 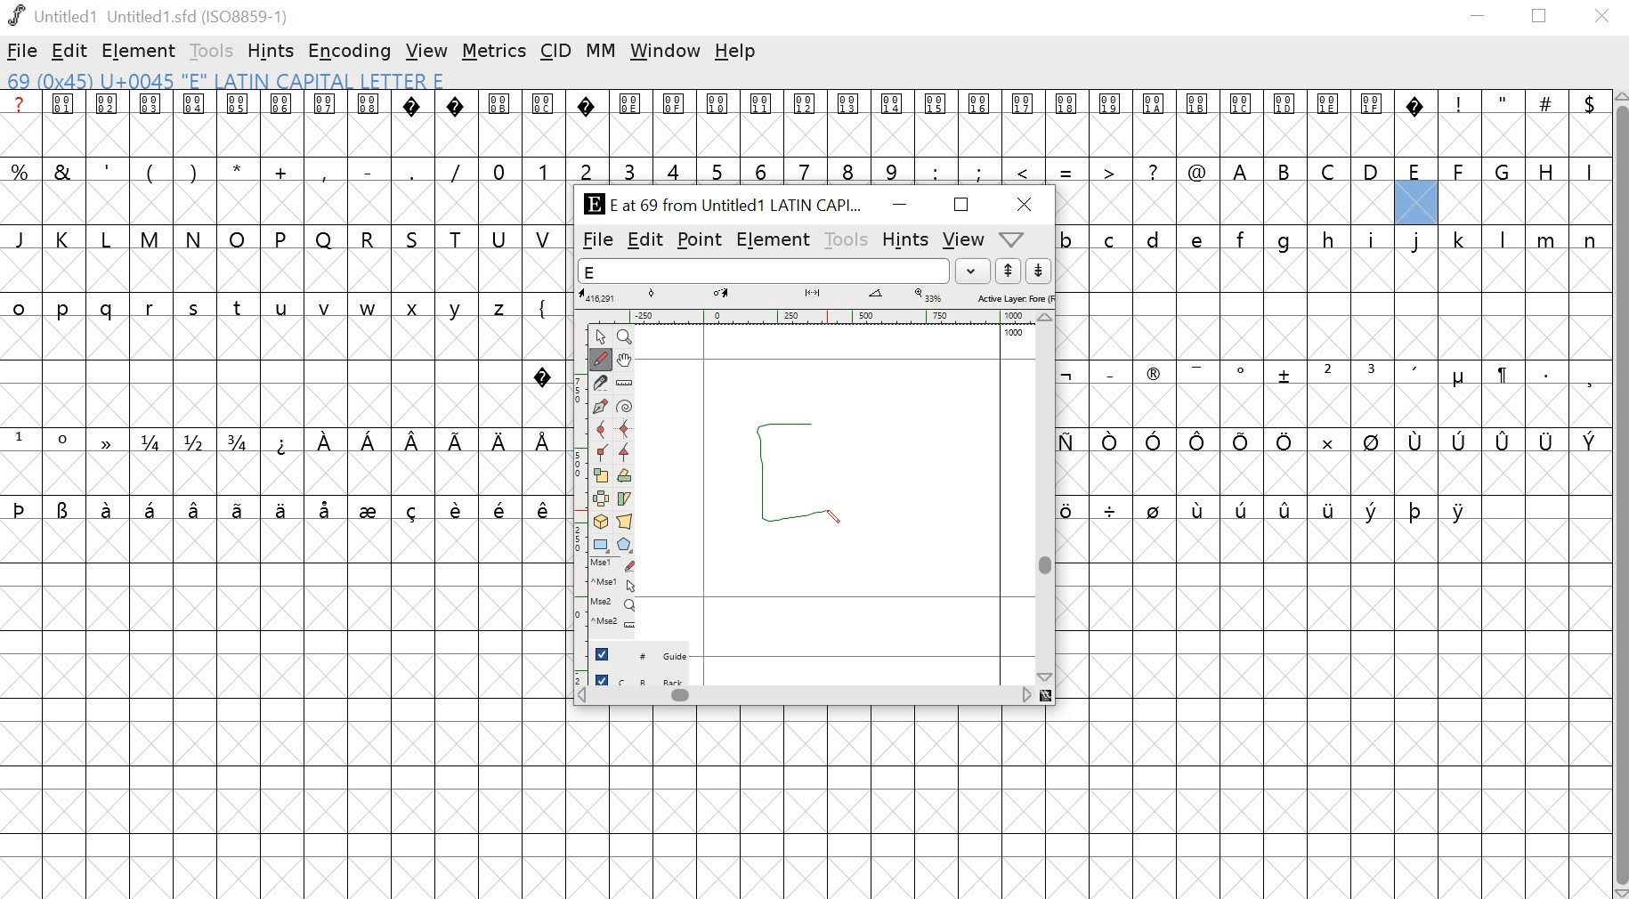 What do you see at coordinates (612, 566) in the screenshot?
I see `Mouse left button` at bounding box center [612, 566].